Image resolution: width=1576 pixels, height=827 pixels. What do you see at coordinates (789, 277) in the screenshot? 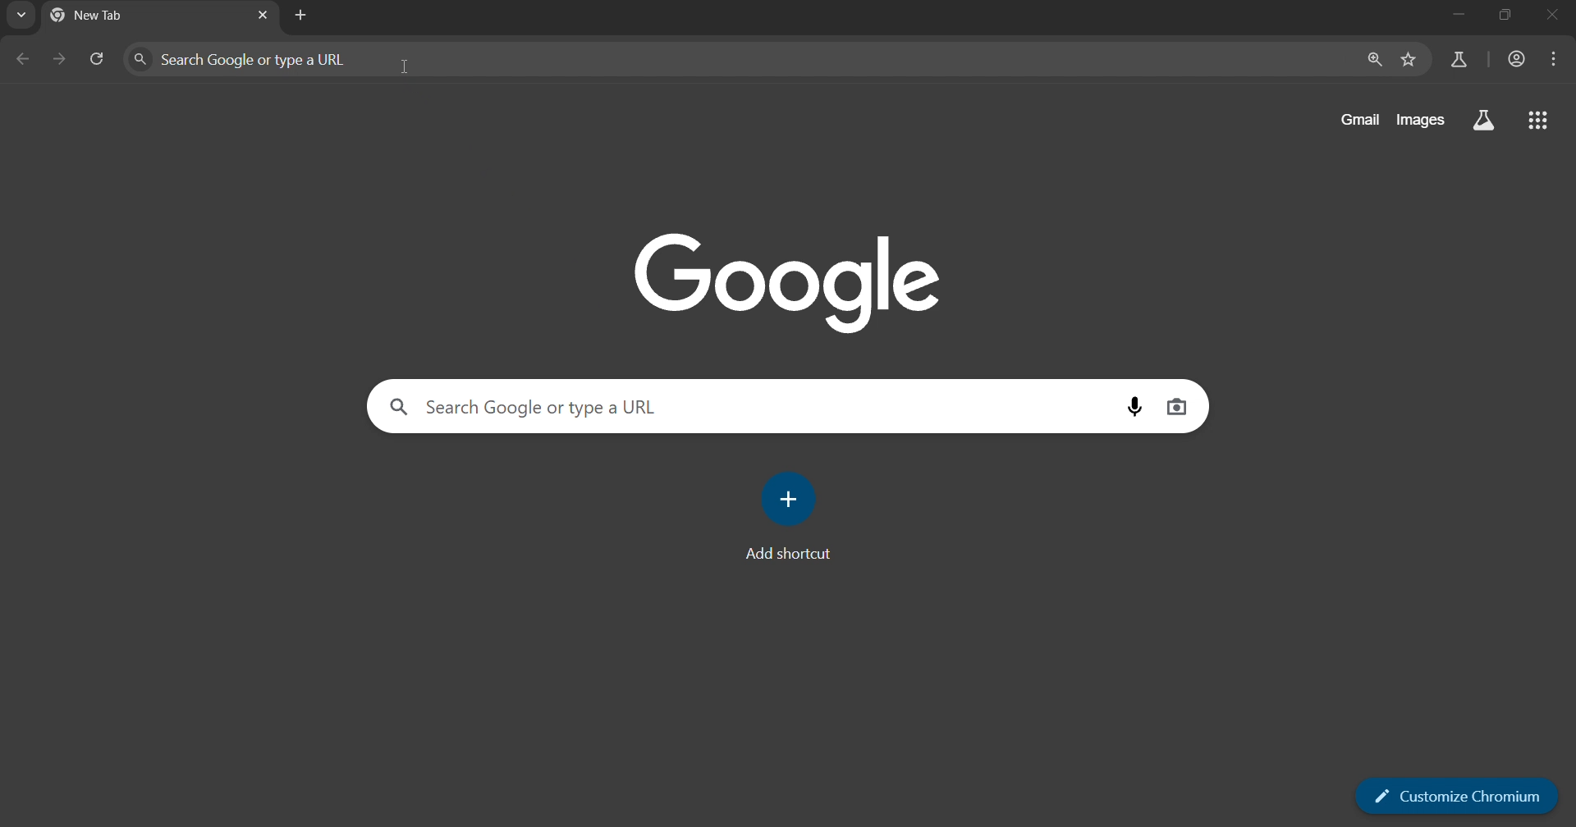
I see `google` at bounding box center [789, 277].